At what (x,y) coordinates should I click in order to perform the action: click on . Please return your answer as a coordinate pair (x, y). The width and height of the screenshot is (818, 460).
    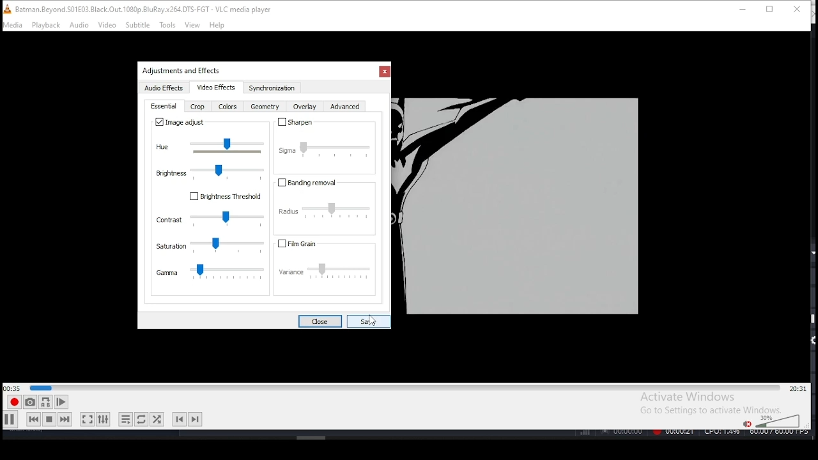
    Looking at the image, I should click on (693, 434).